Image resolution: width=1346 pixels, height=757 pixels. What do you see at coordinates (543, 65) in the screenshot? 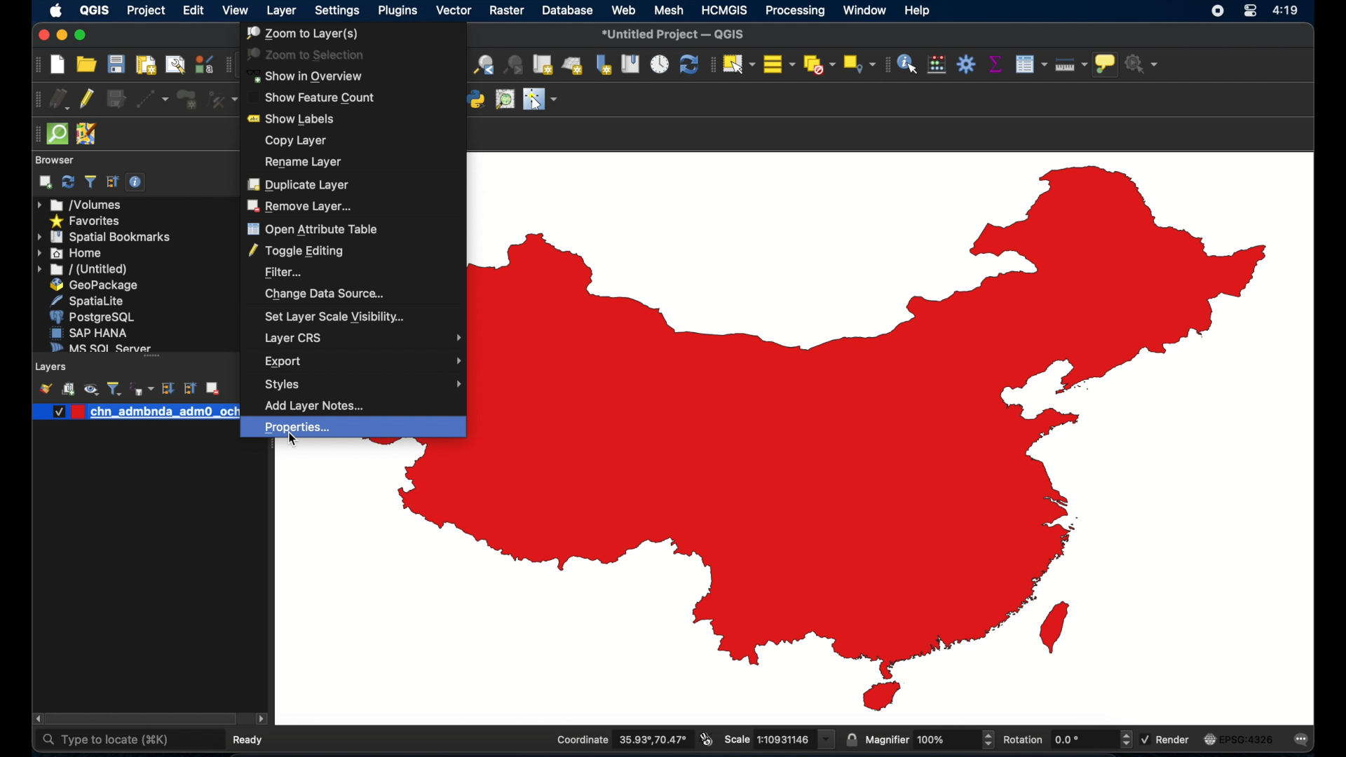
I see `new map view` at bounding box center [543, 65].